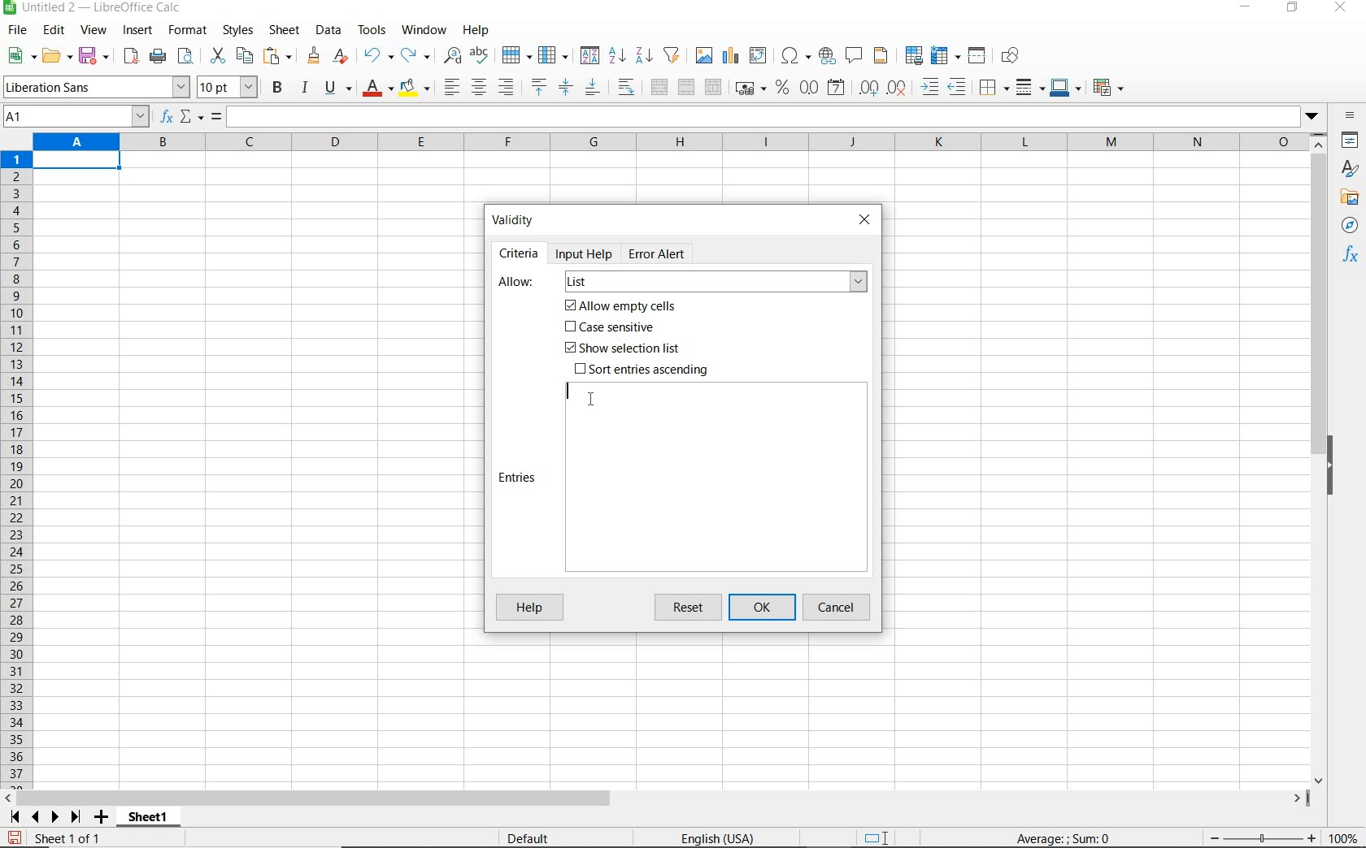  What do you see at coordinates (451, 56) in the screenshot?
I see `find and replace` at bounding box center [451, 56].